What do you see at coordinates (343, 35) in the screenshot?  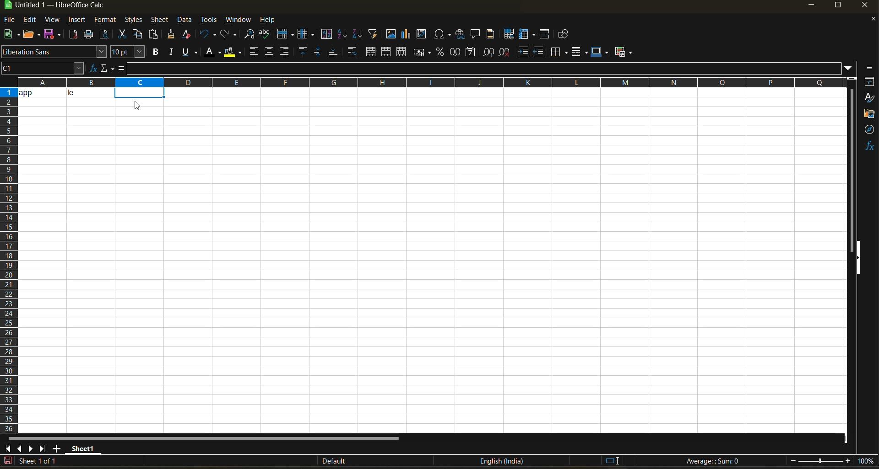 I see `sort ascending` at bounding box center [343, 35].